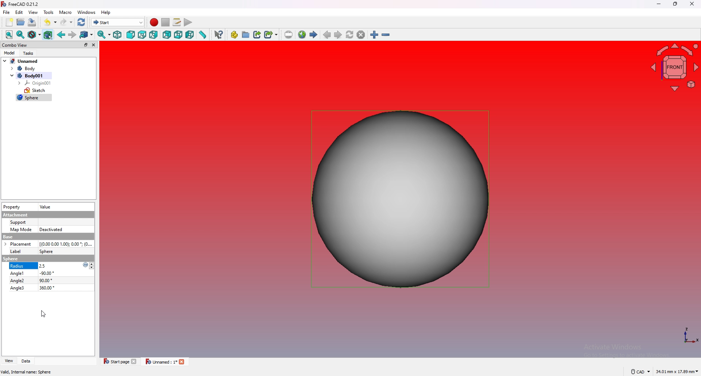 The width and height of the screenshot is (701, 376). What do you see at coordinates (7, 12) in the screenshot?
I see `file` at bounding box center [7, 12].